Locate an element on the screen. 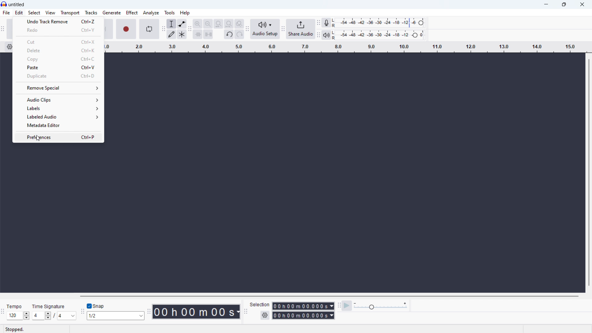  set snapping is located at coordinates (115, 315).